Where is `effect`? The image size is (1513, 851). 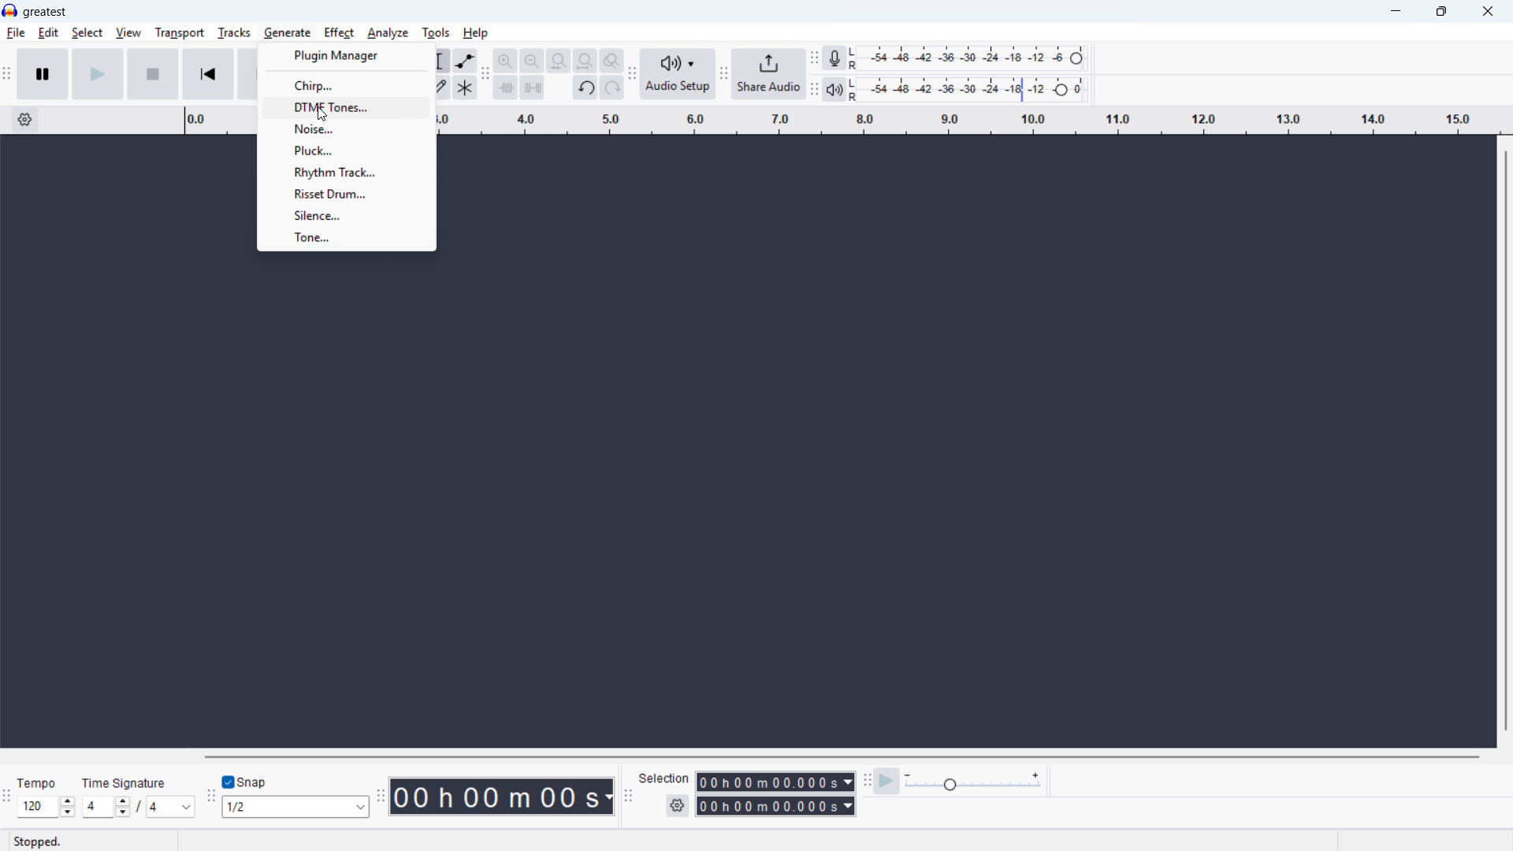
effect is located at coordinates (340, 33).